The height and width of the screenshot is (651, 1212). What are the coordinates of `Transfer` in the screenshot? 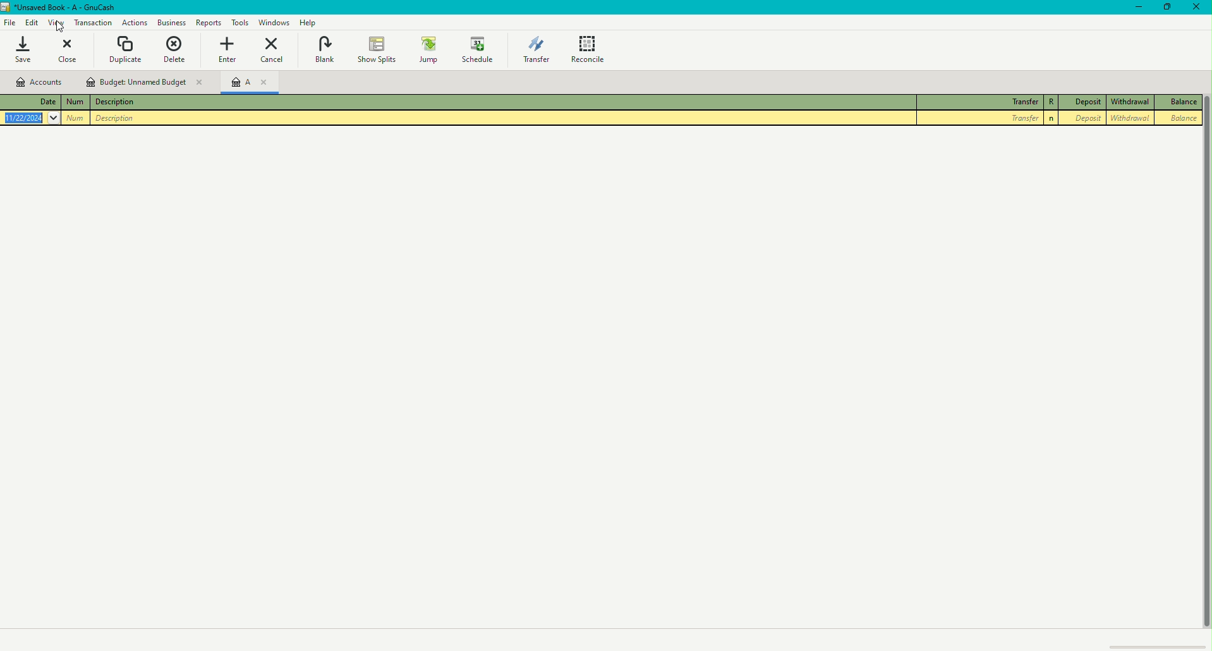 It's located at (981, 100).